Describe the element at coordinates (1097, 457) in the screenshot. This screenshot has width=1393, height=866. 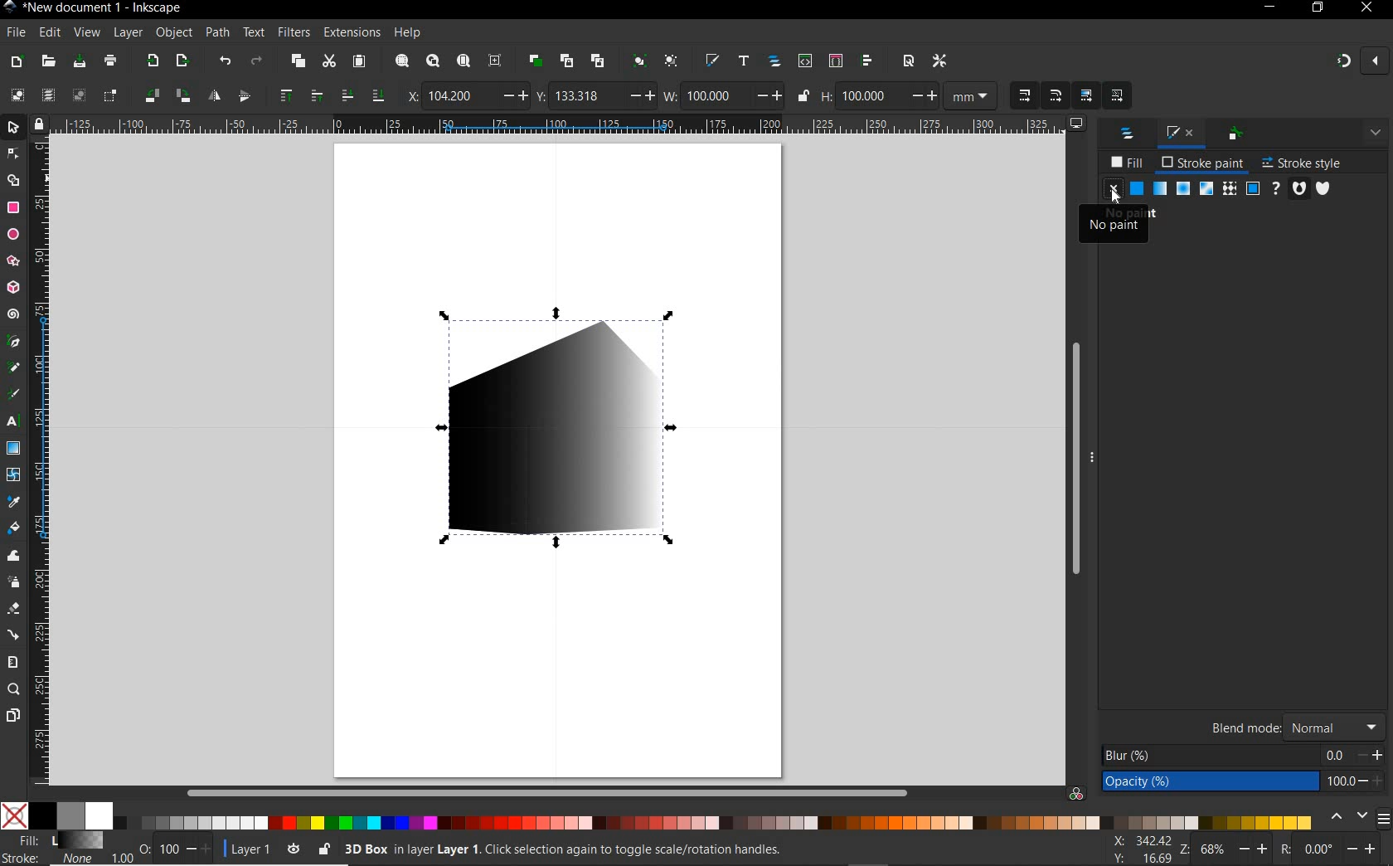
I see `hide` at that location.